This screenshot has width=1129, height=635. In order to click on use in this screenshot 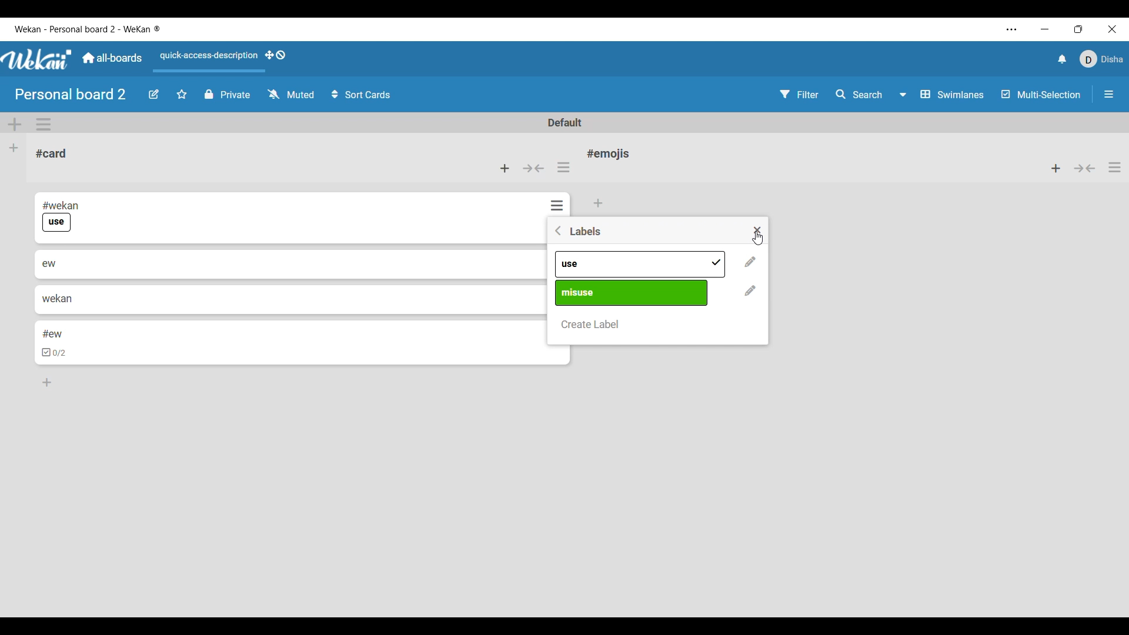, I will do `click(56, 223)`.